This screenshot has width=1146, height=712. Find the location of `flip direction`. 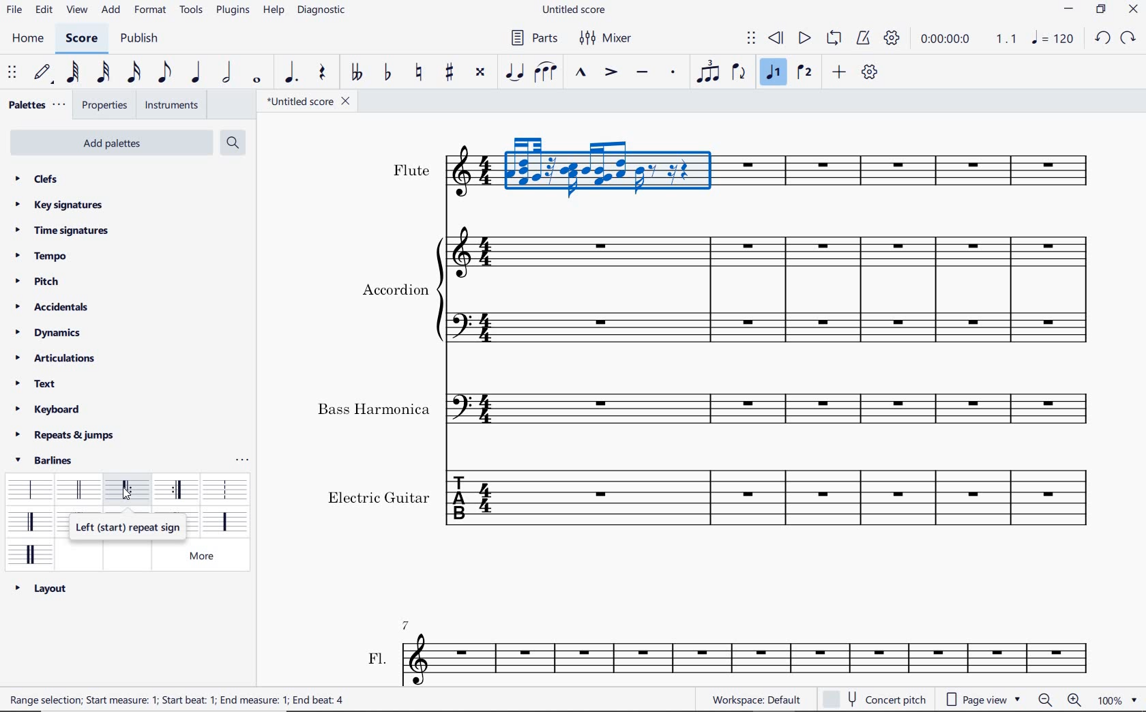

flip direction is located at coordinates (739, 73).